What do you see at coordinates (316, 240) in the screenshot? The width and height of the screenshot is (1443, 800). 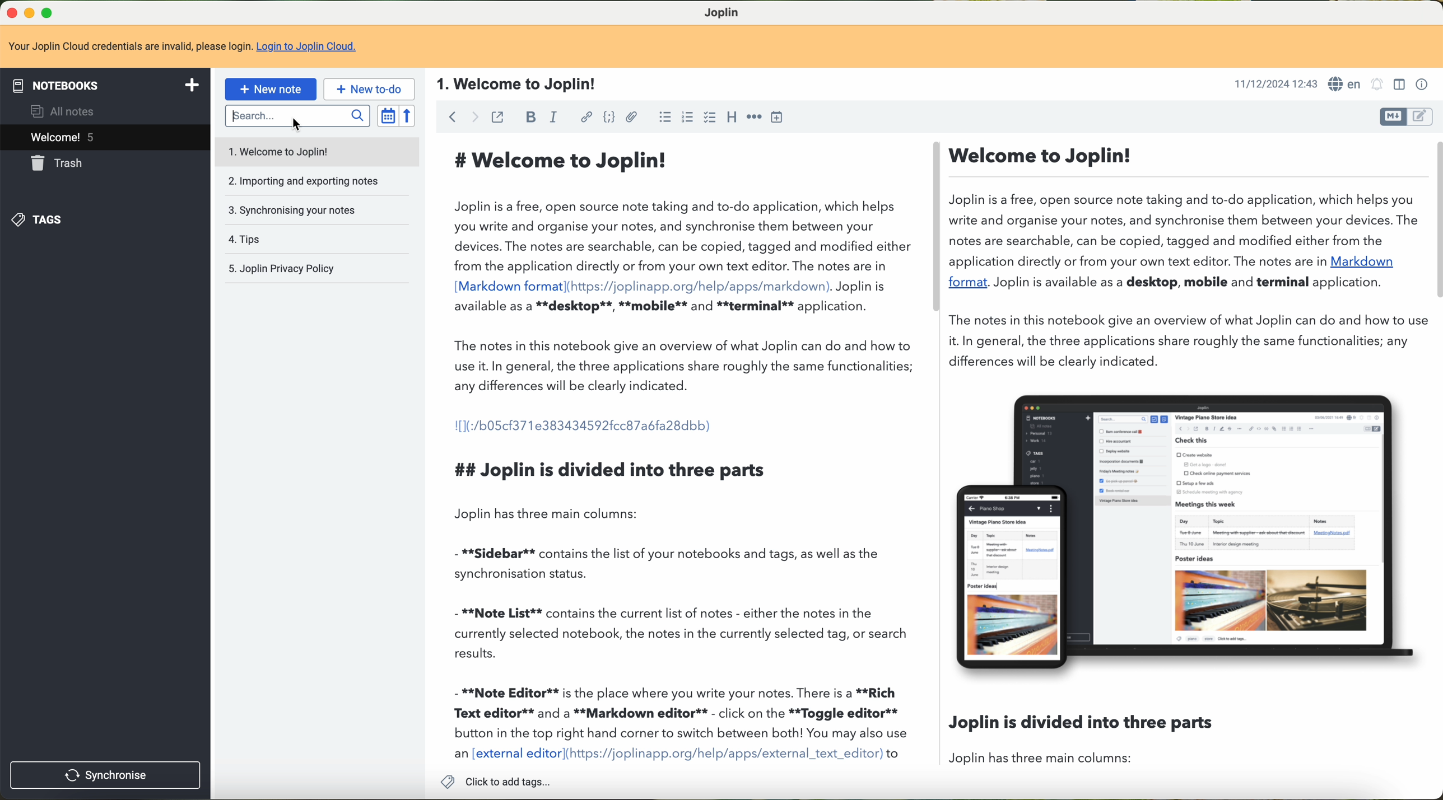 I see `tips` at bounding box center [316, 240].